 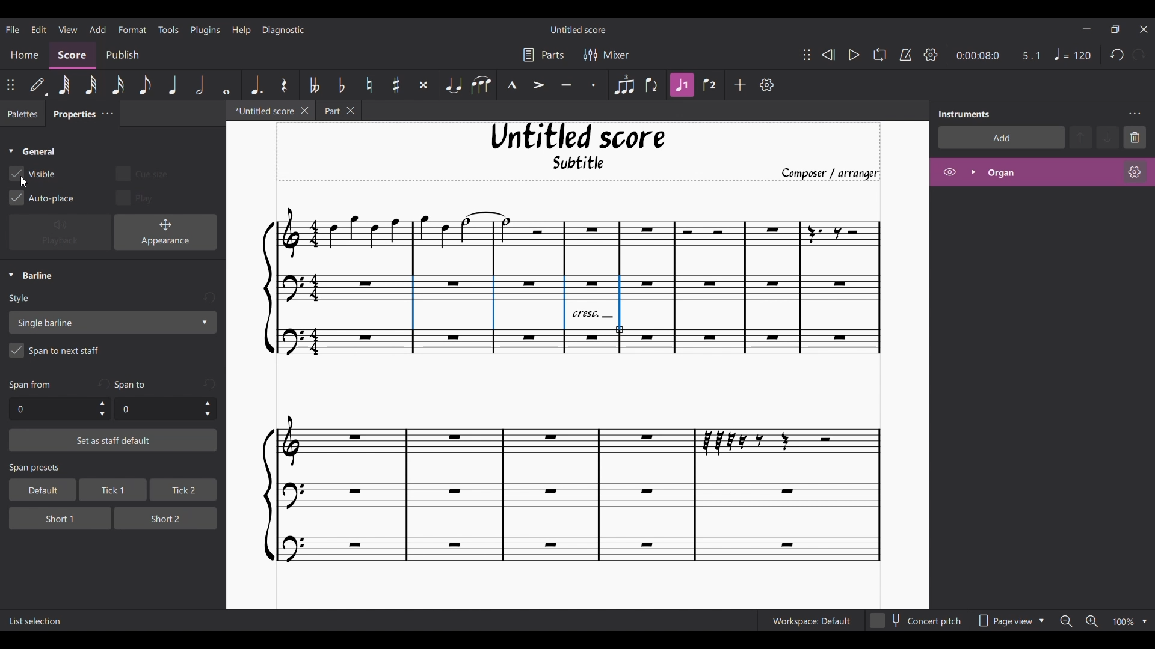 I want to click on Span to next staff, so click(x=112, y=352).